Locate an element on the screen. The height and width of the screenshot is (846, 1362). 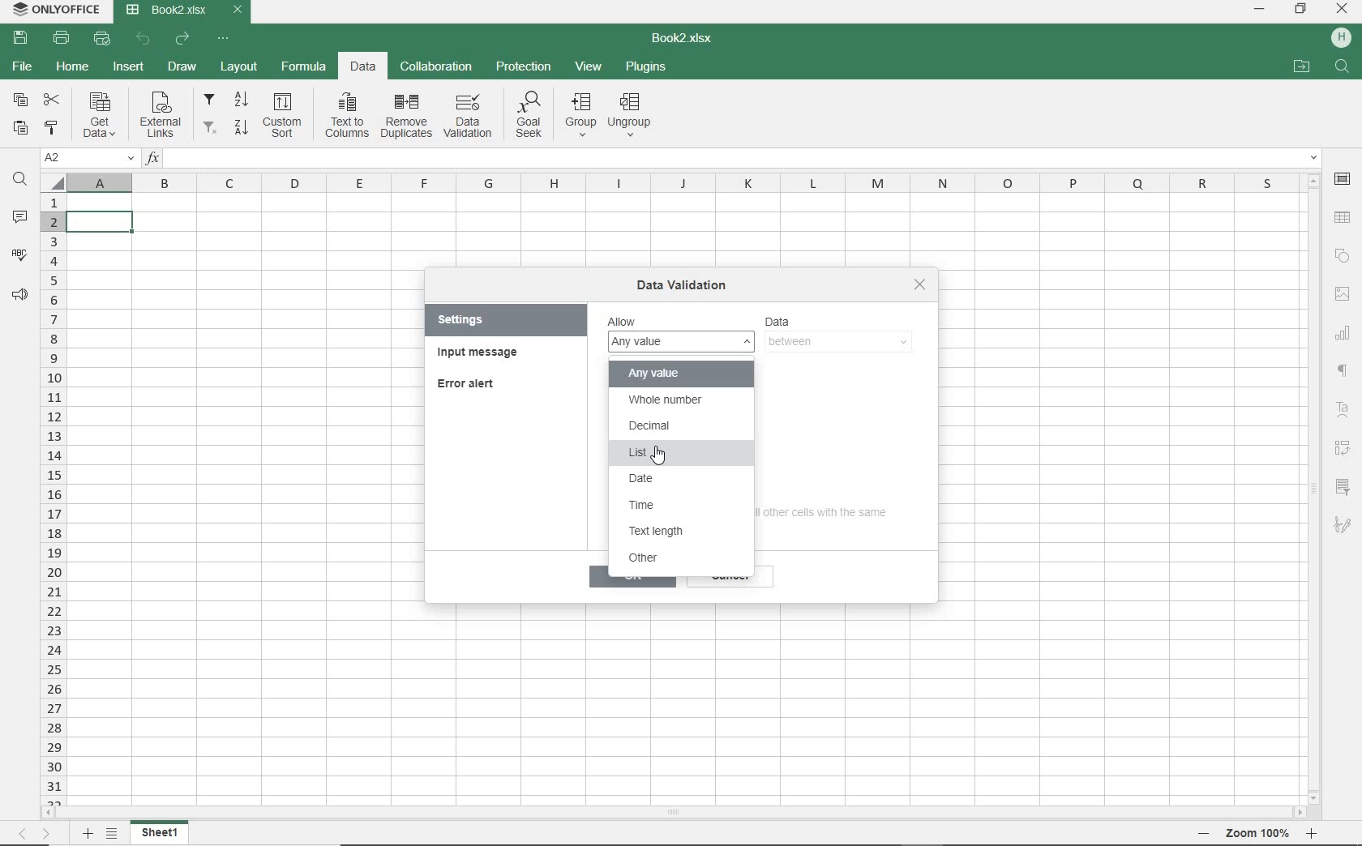
INSERT is located at coordinates (130, 64).